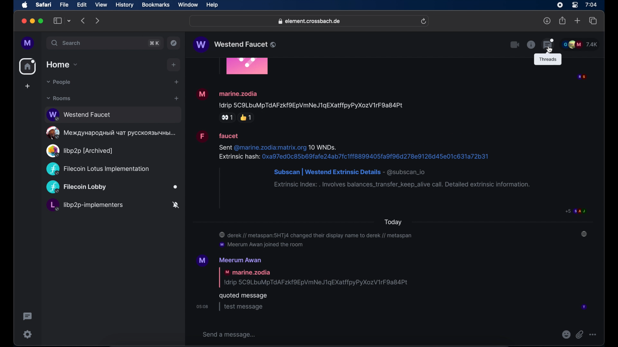 This screenshot has width=618, height=347. What do you see at coordinates (562, 334) in the screenshot?
I see `emoji` at bounding box center [562, 334].